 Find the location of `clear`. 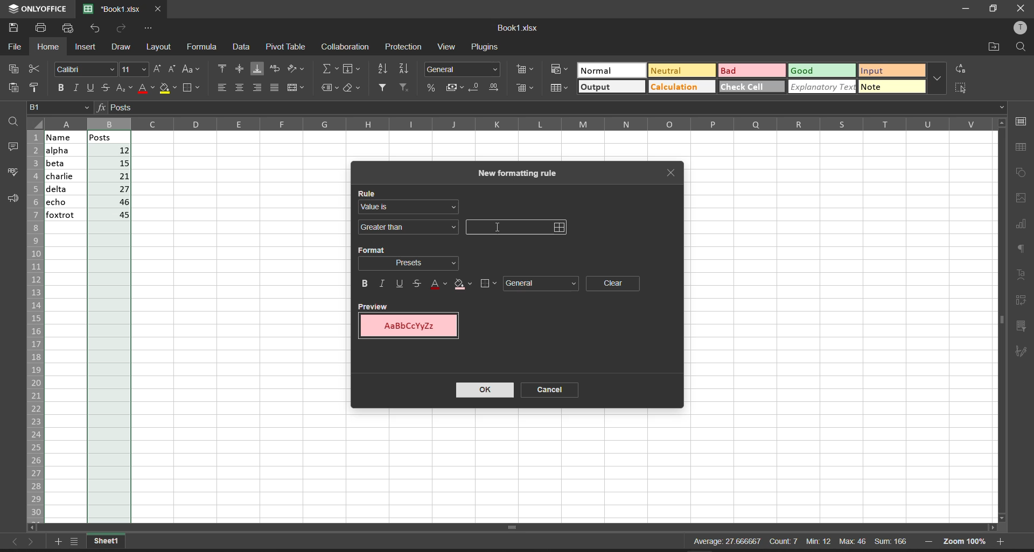

clear is located at coordinates (614, 284).